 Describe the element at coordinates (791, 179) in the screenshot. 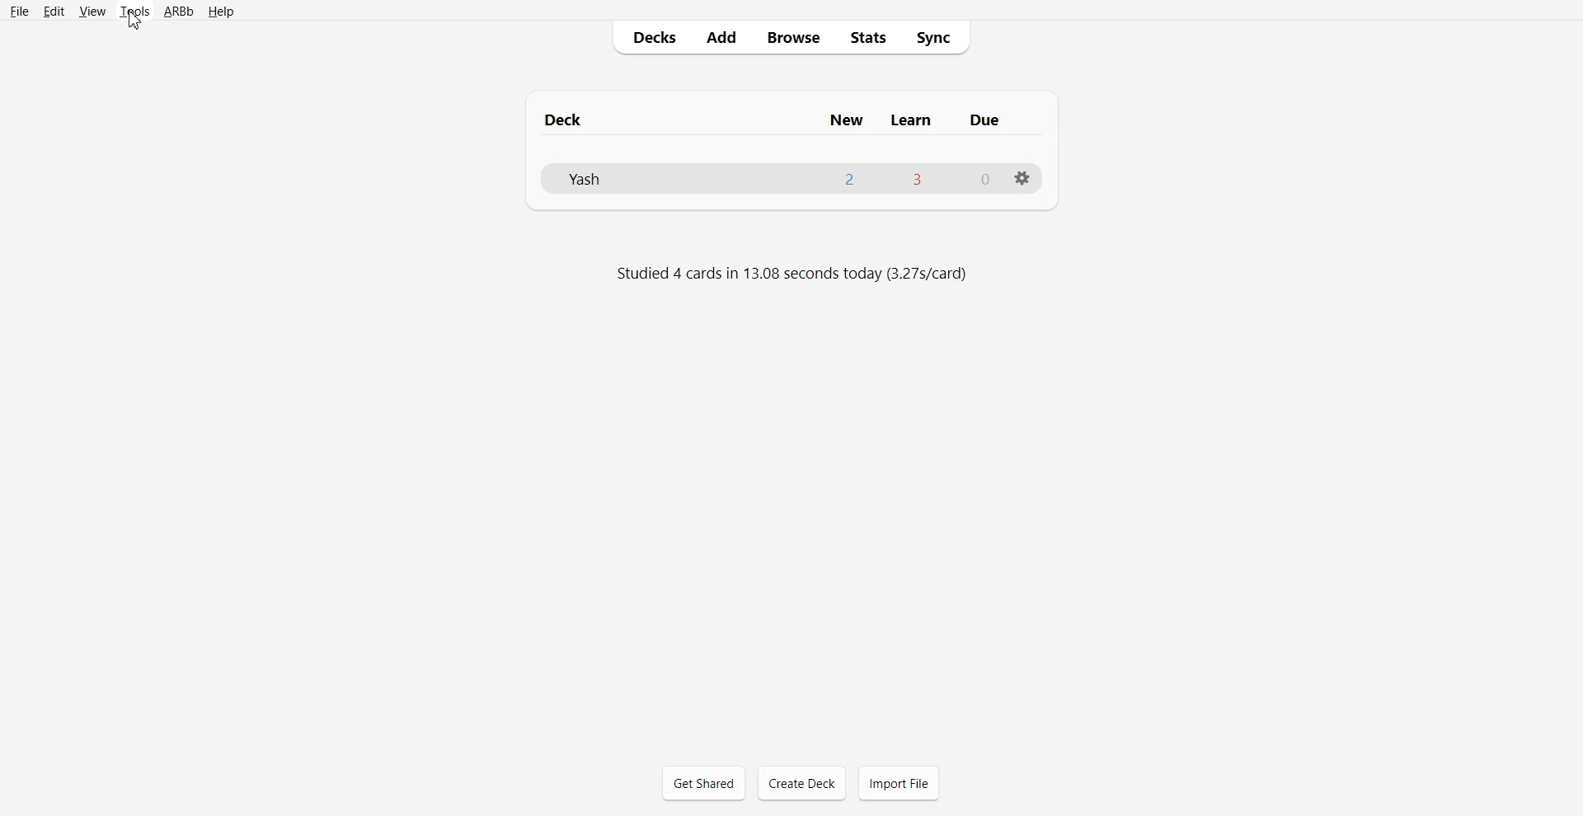

I see `Deck File` at that location.